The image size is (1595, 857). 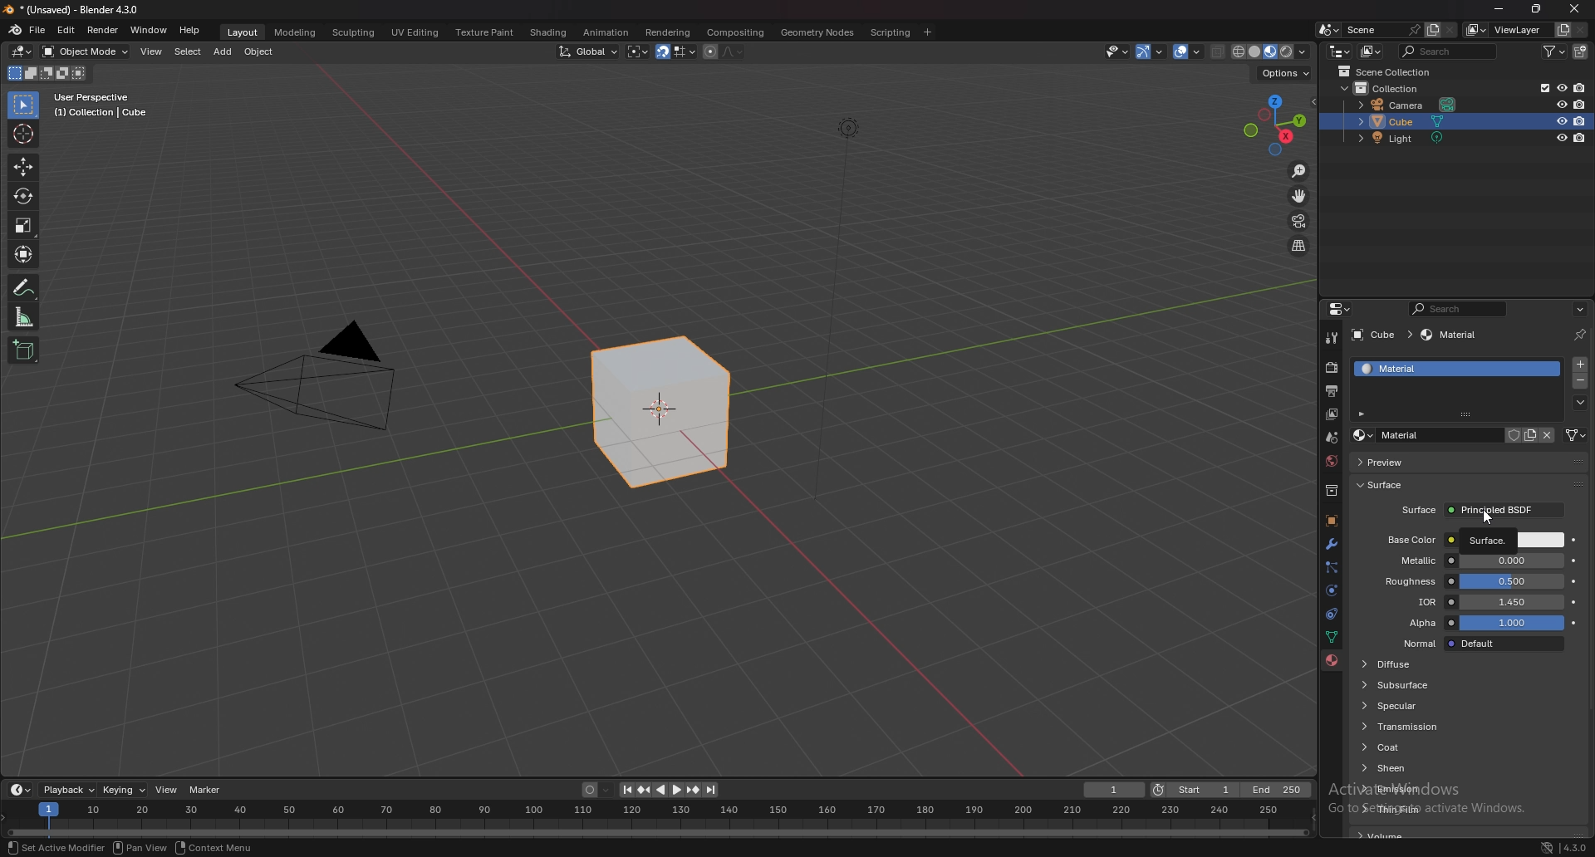 I want to click on snapping, so click(x=675, y=52).